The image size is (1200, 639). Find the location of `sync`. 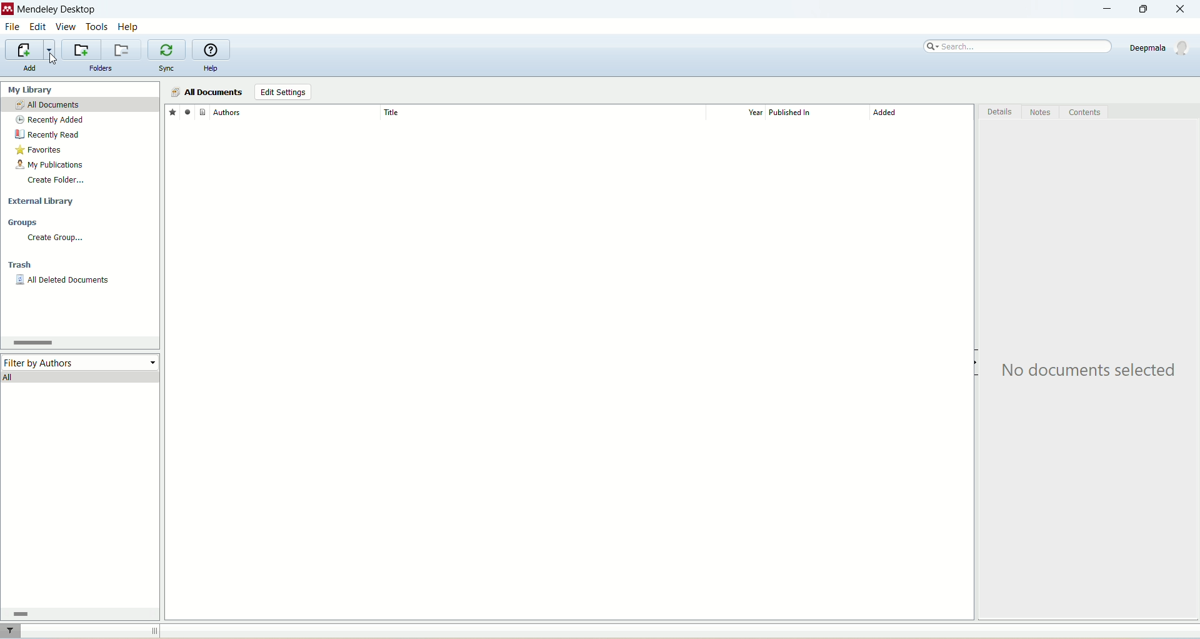

sync is located at coordinates (168, 69).